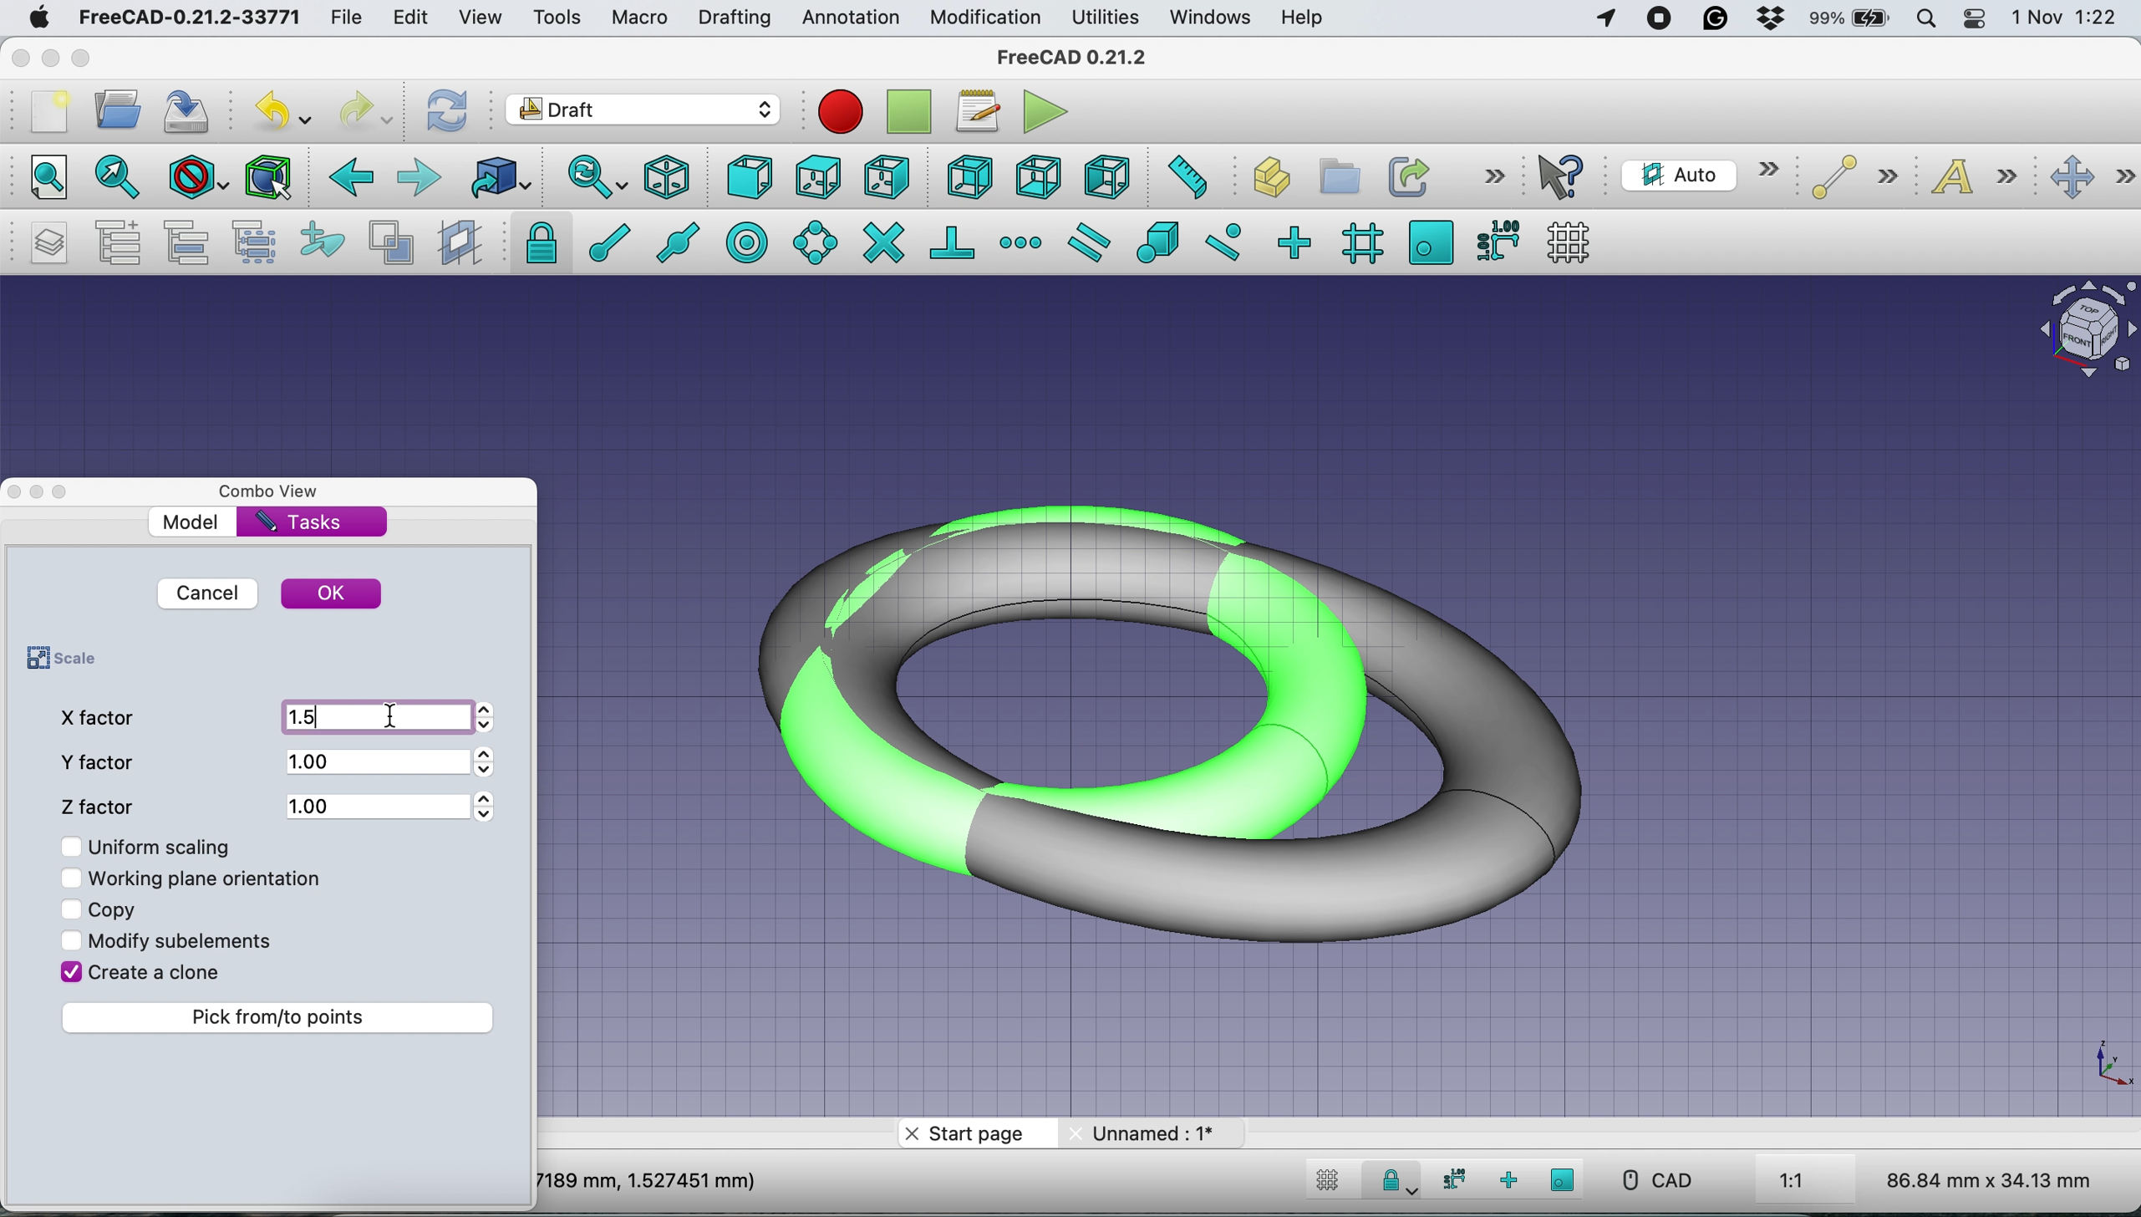 The width and height of the screenshot is (2141, 1217). Describe the element at coordinates (1359, 245) in the screenshot. I see `snap grid` at that location.